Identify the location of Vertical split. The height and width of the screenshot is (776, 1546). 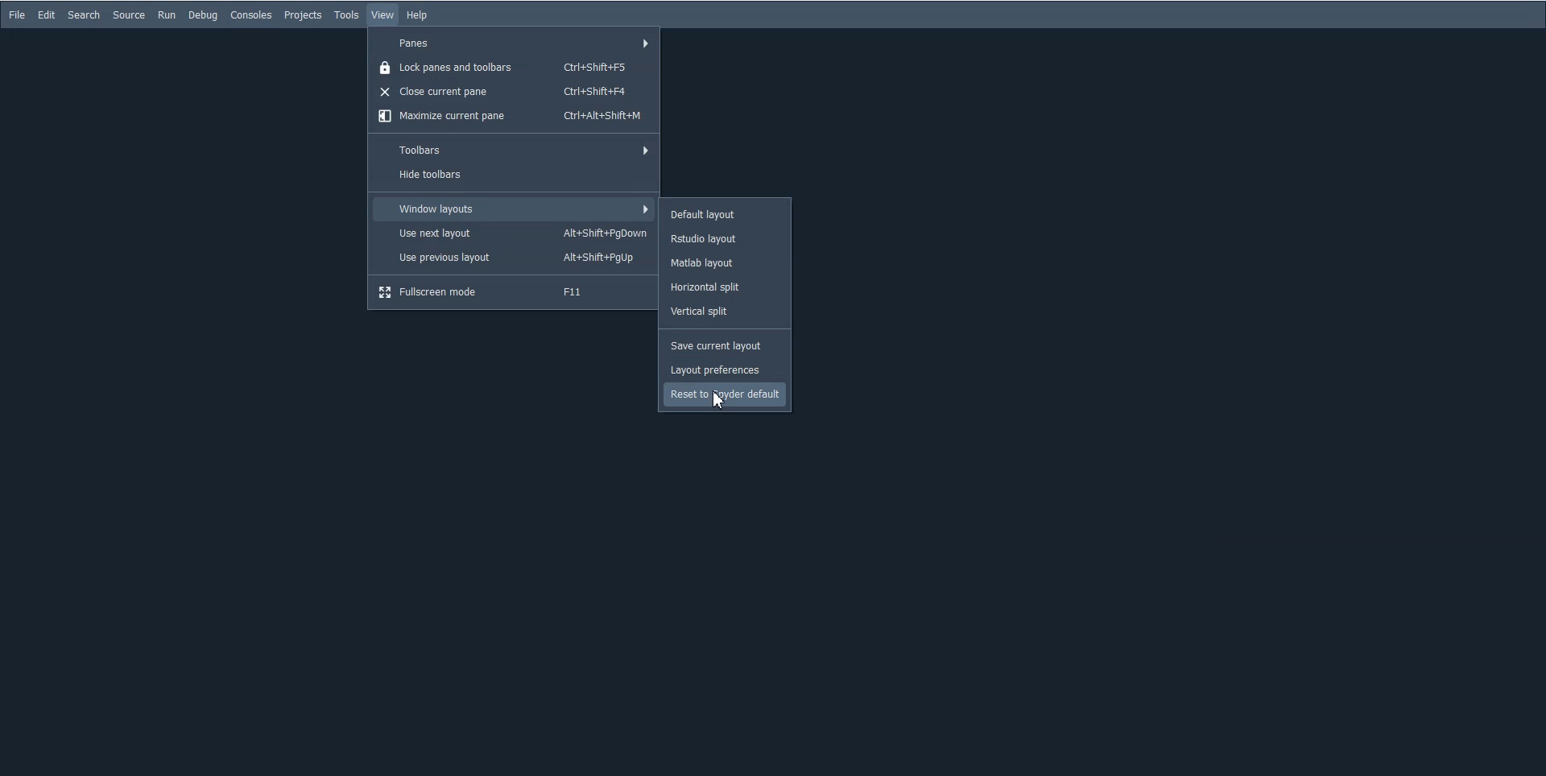
(726, 312).